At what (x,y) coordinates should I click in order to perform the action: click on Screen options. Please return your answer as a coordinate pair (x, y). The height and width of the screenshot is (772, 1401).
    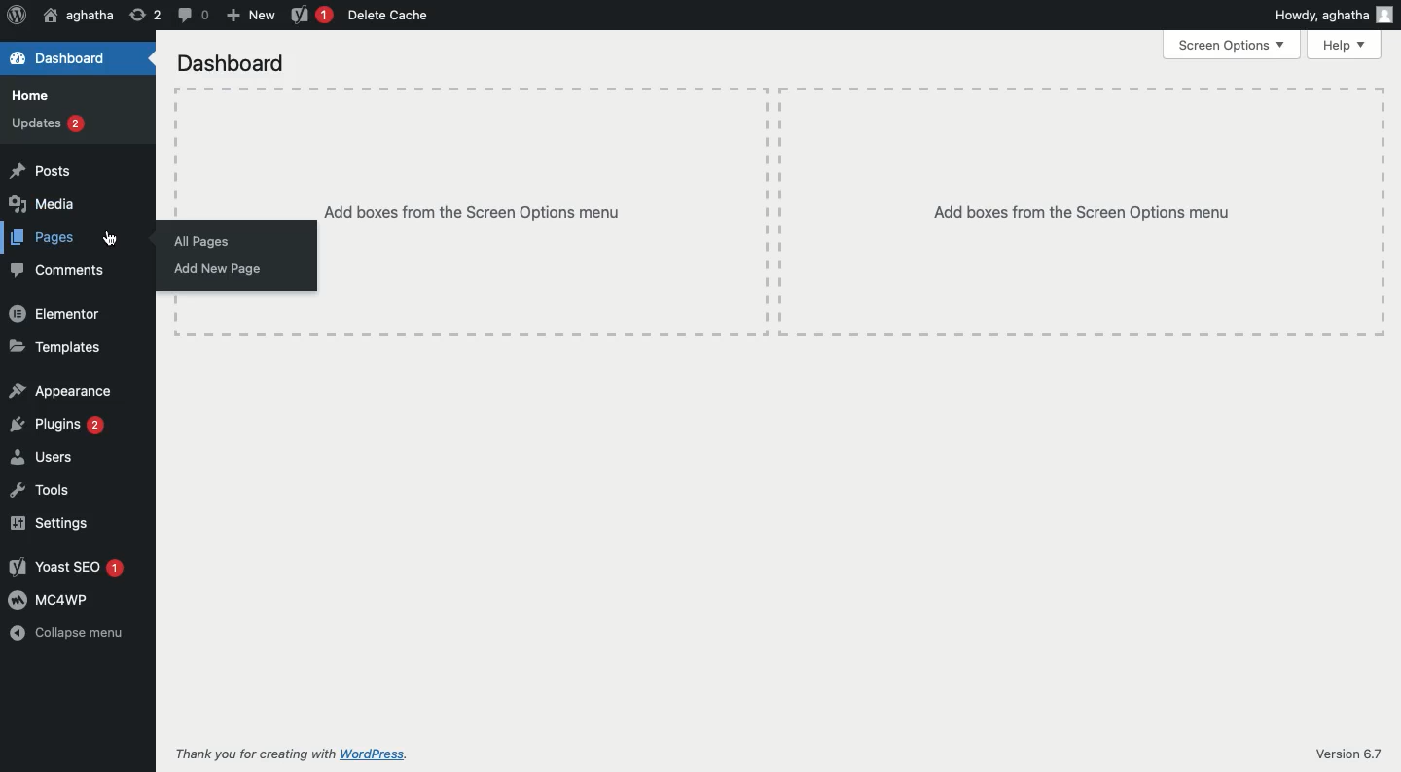
    Looking at the image, I should click on (1234, 45).